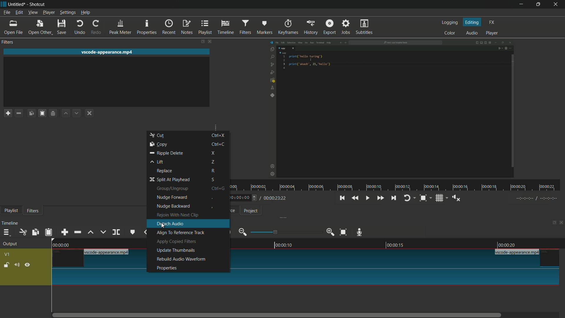 The height and width of the screenshot is (318, 565). Describe the element at coordinates (391, 109) in the screenshot. I see `imported file` at that location.